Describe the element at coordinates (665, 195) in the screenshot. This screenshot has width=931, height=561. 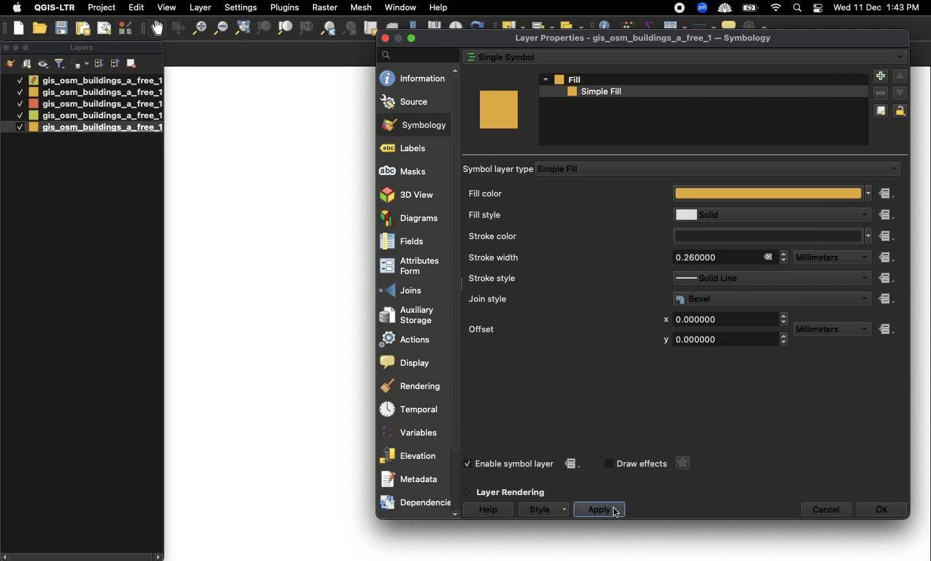
I see `Fill color` at that location.